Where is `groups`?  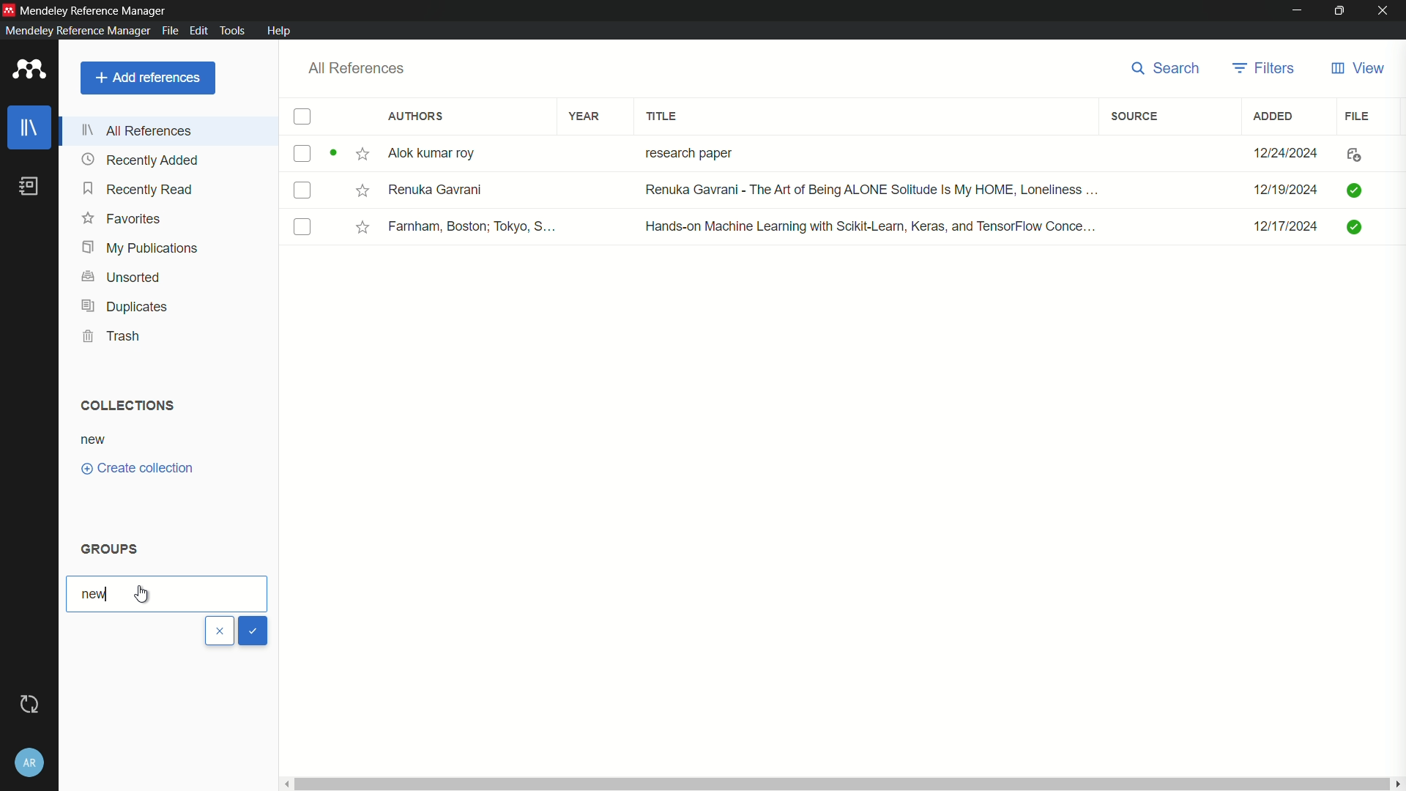 groups is located at coordinates (111, 549).